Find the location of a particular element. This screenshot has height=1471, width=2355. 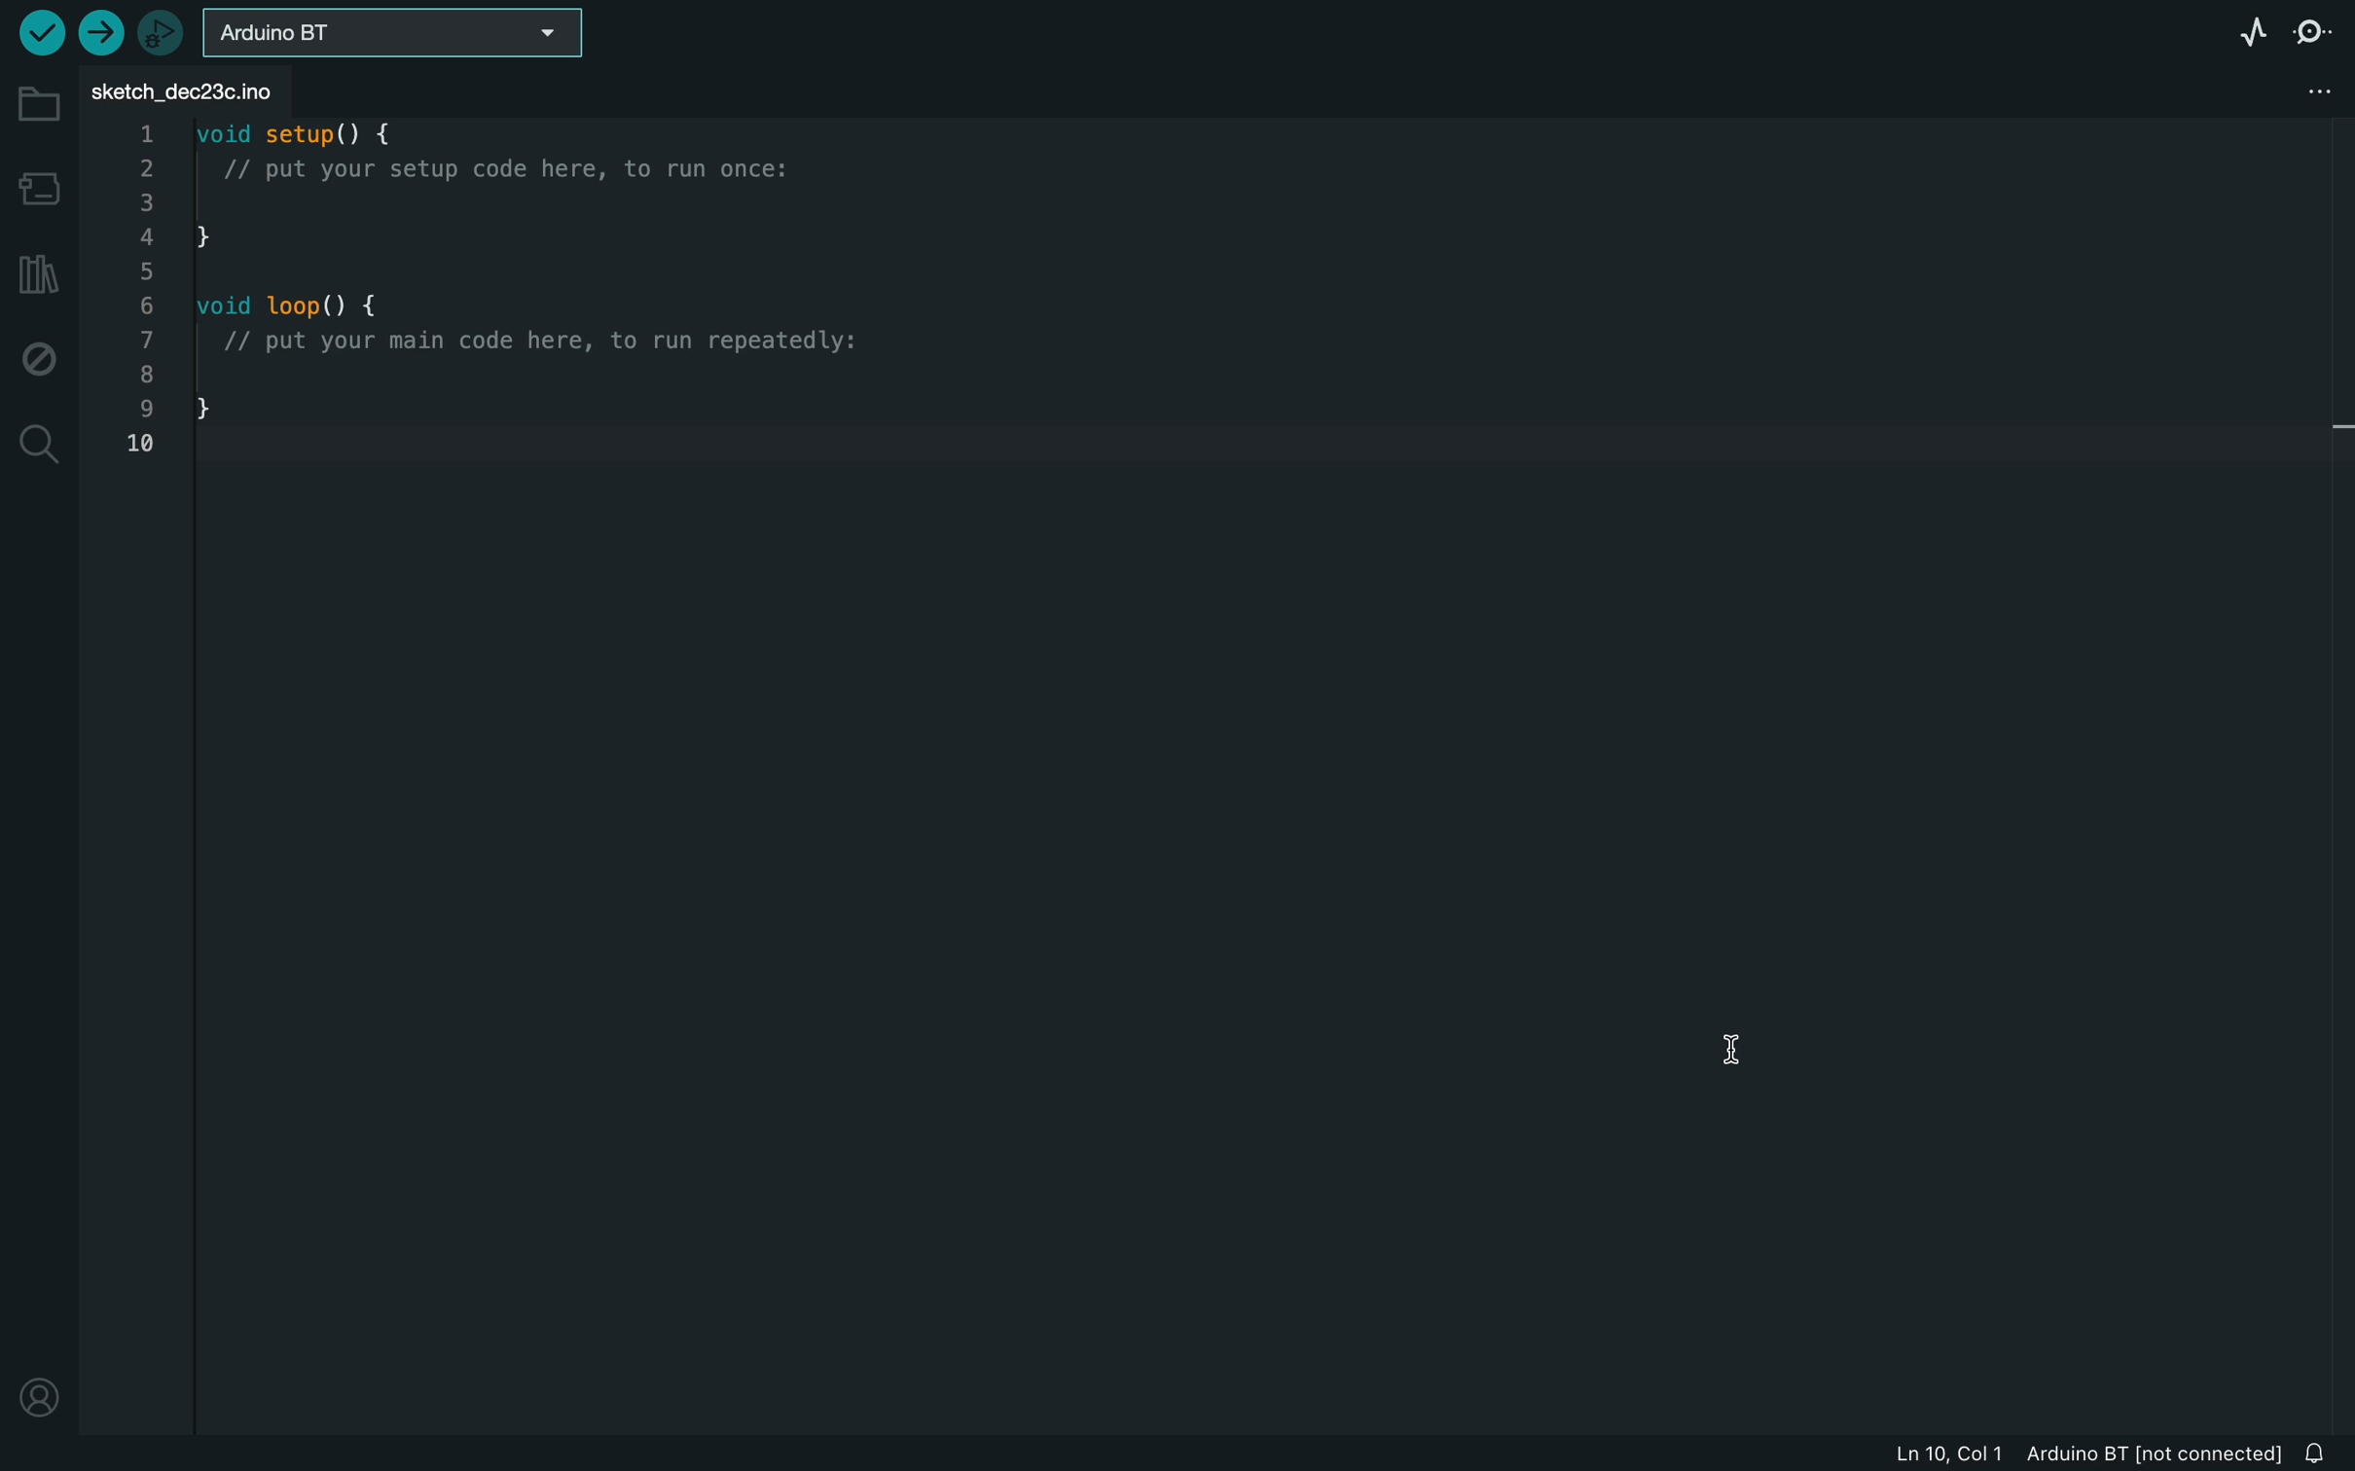

serial monitor is located at coordinates (2313, 32).